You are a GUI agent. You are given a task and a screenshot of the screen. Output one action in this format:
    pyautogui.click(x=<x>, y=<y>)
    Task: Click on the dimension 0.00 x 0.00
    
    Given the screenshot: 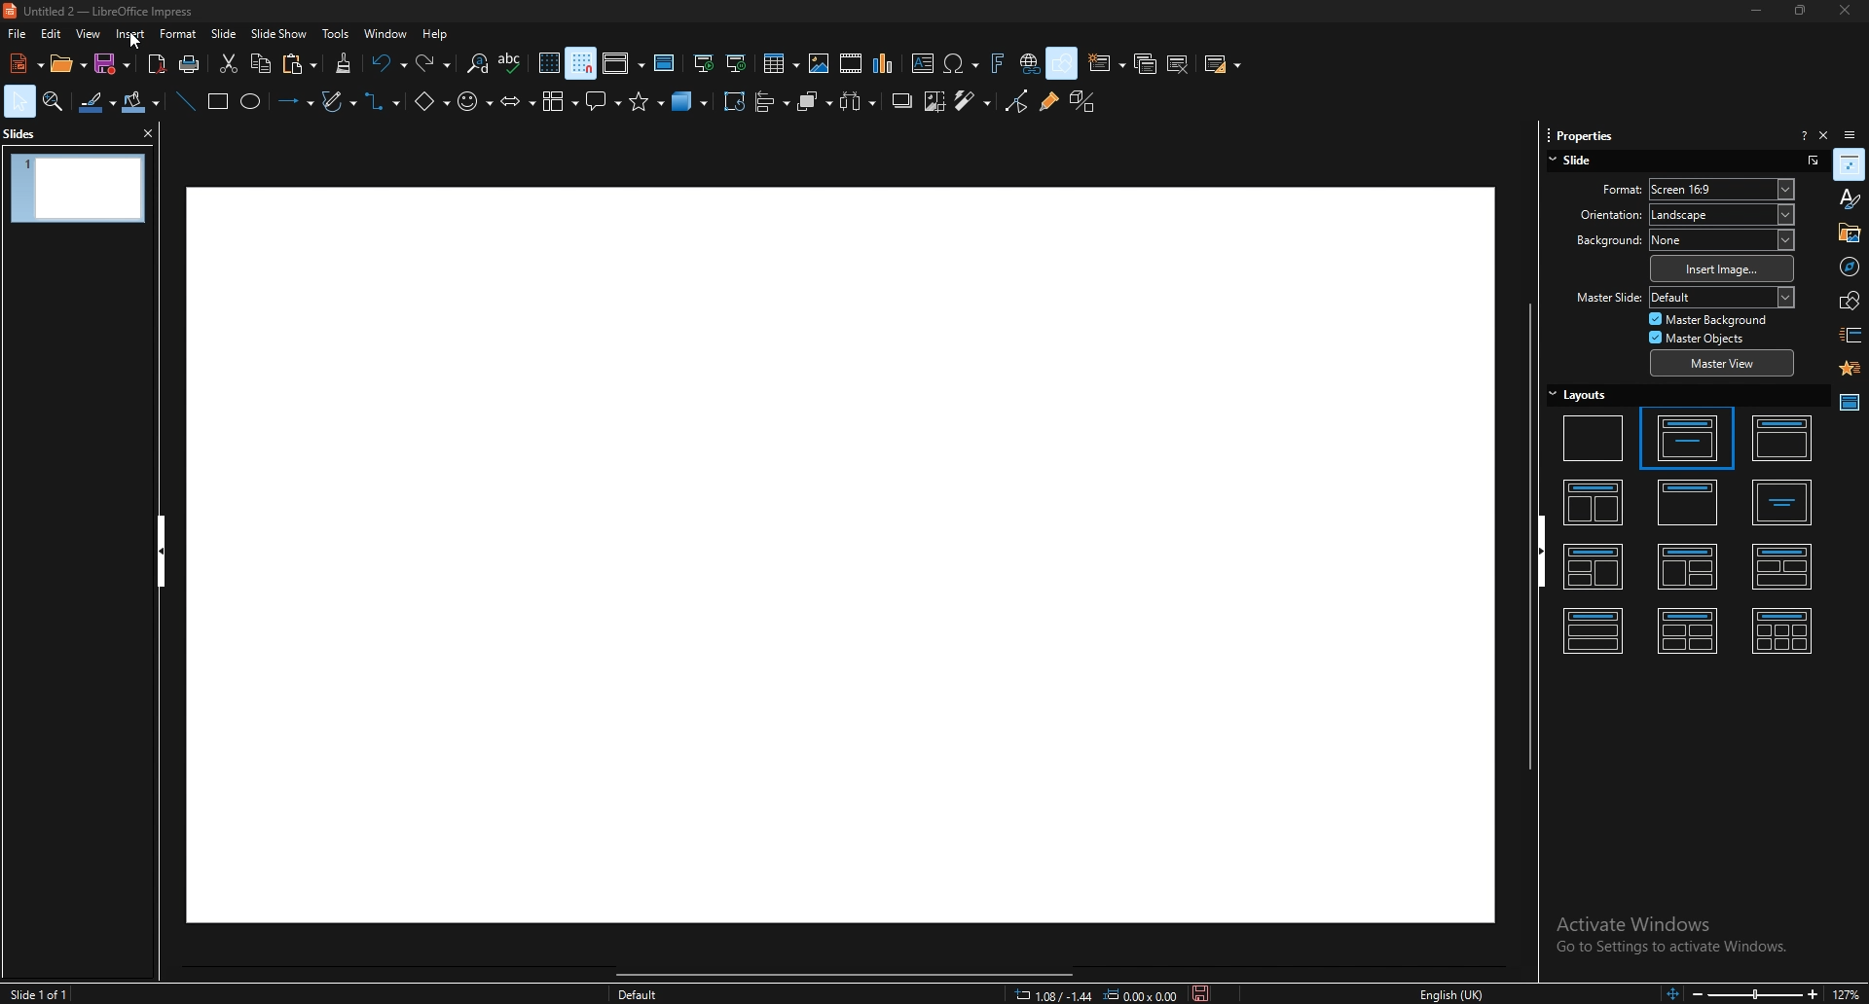 What is the action you would take?
    pyautogui.click(x=1140, y=994)
    